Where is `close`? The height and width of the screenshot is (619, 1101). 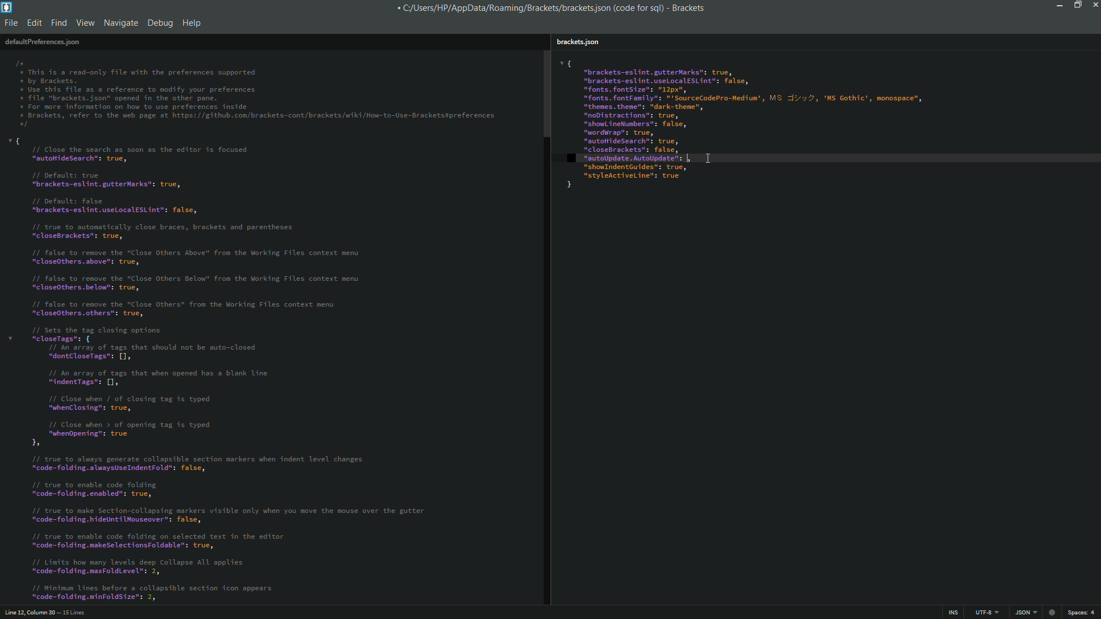 close is located at coordinates (1094, 7).